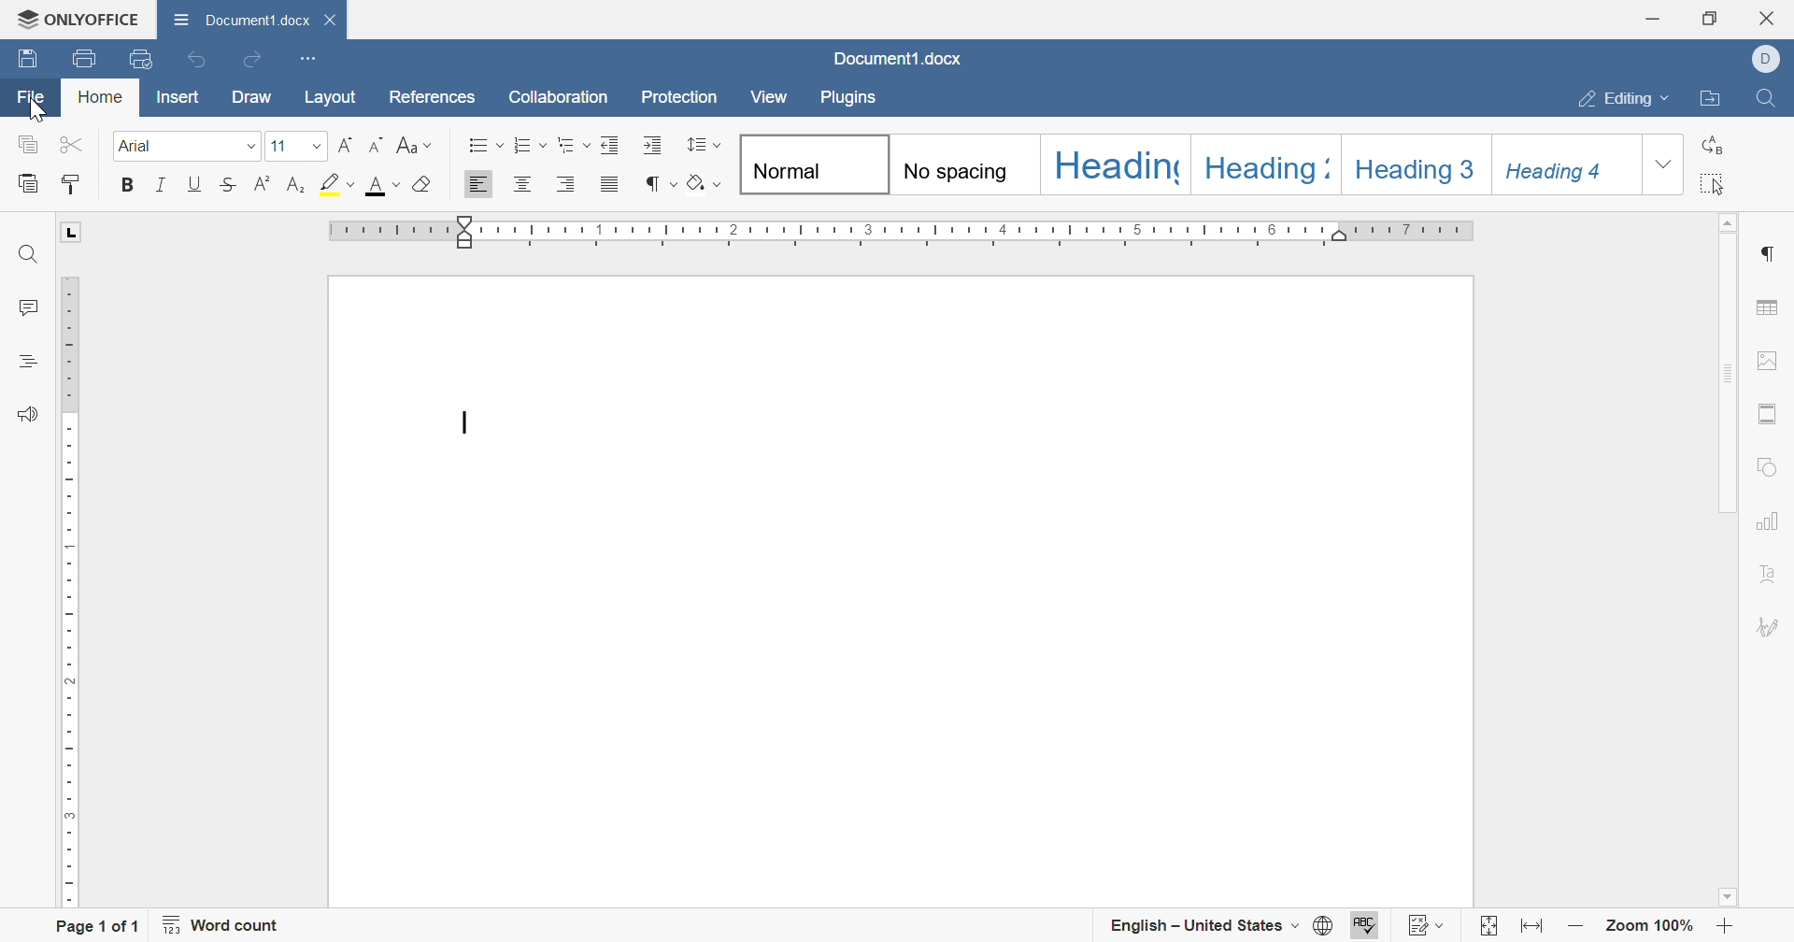 The image size is (1794, 942). Describe the element at coordinates (82, 56) in the screenshot. I see `print` at that location.